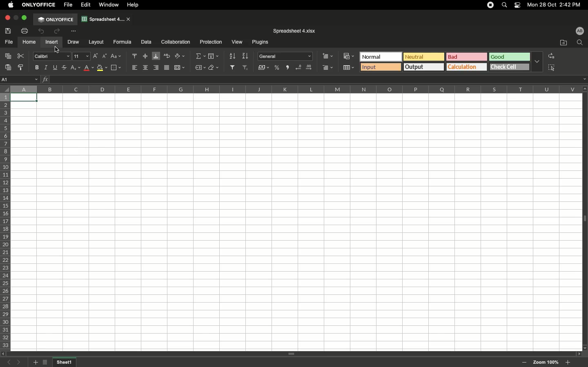  Describe the element at coordinates (22, 68) in the screenshot. I see `Copy style` at that location.